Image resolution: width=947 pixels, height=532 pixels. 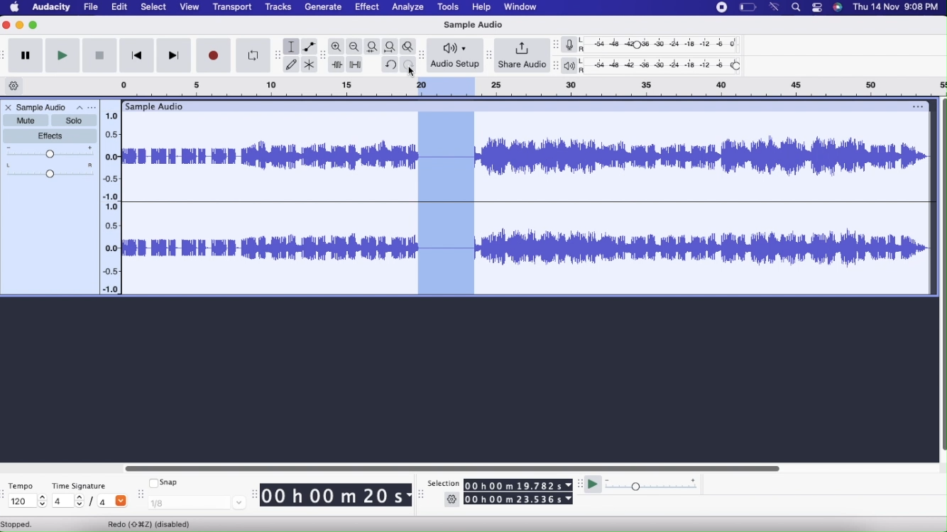 What do you see at coordinates (18, 525) in the screenshot?
I see `stopped` at bounding box center [18, 525].